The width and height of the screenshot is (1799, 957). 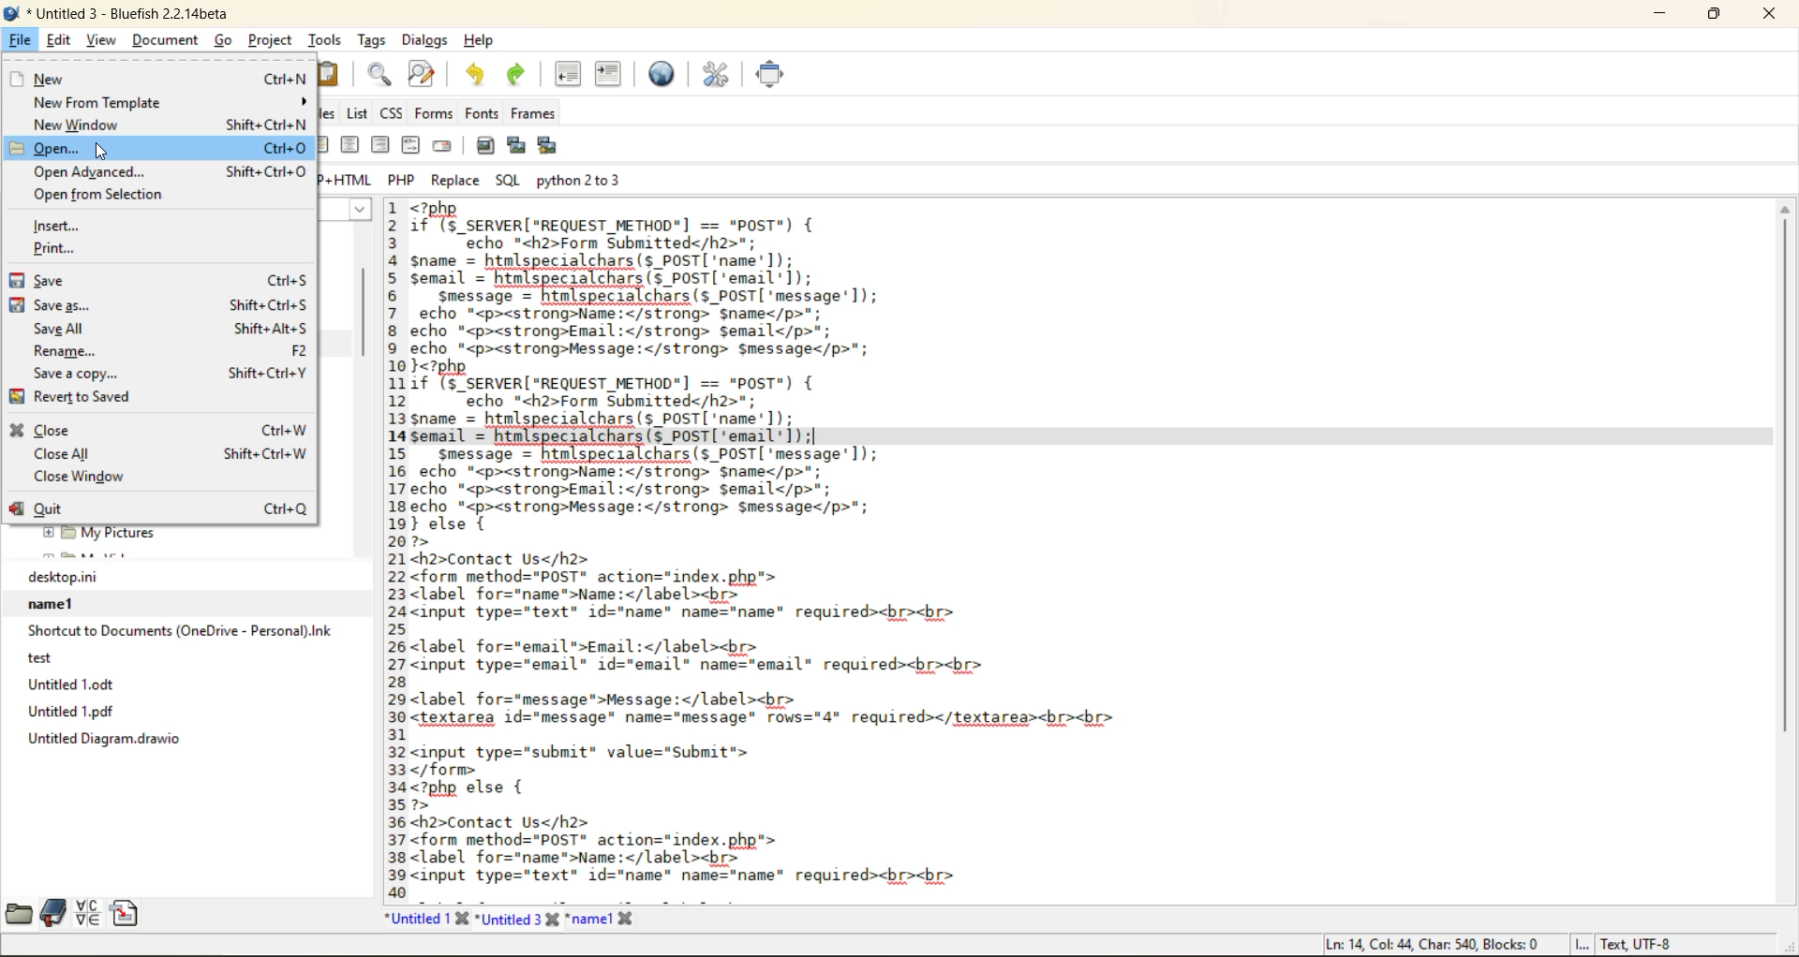 I want to click on forms, so click(x=431, y=113).